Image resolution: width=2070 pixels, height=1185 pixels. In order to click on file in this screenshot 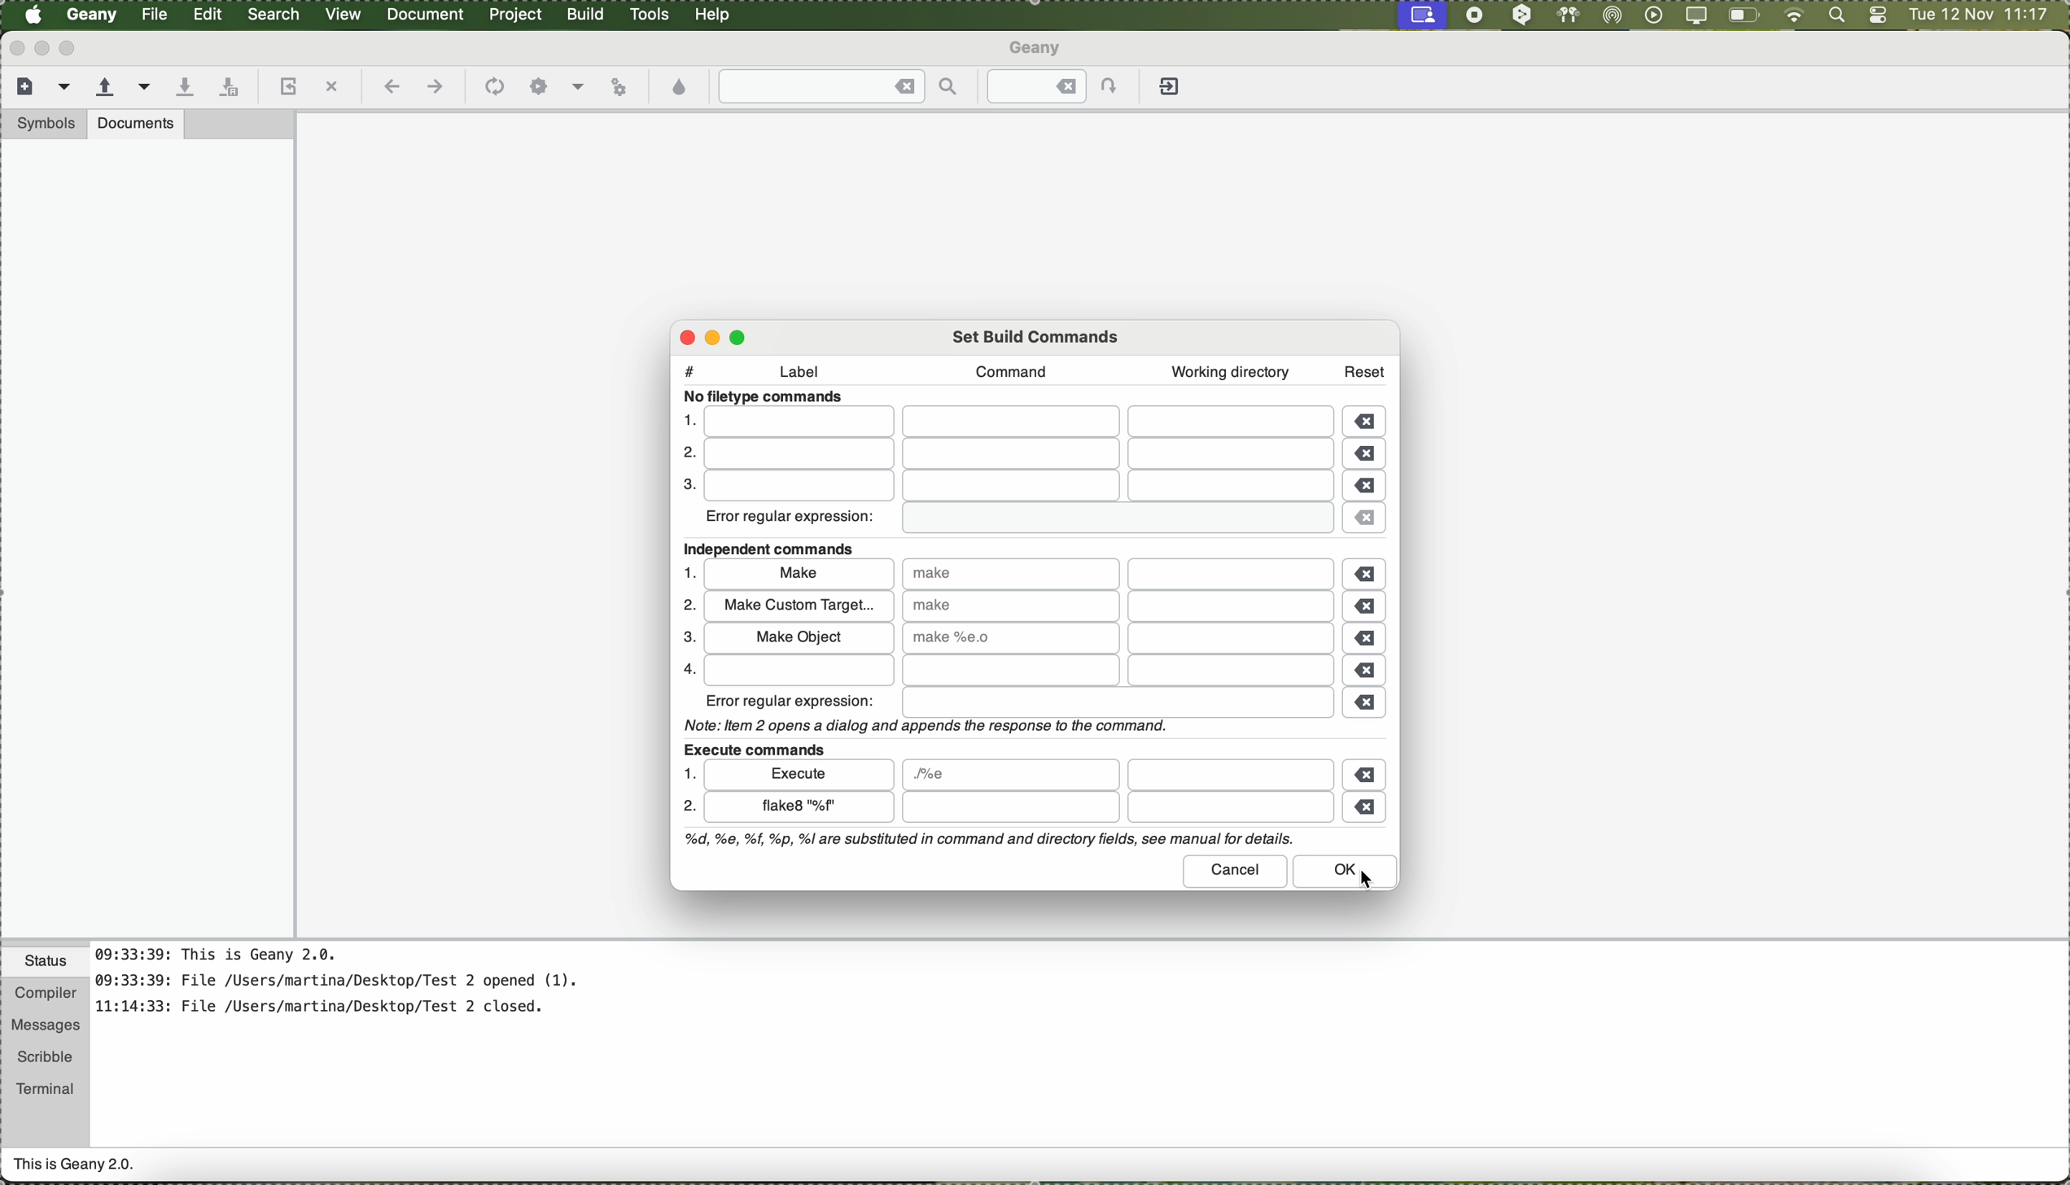, I will do `click(1015, 487)`.